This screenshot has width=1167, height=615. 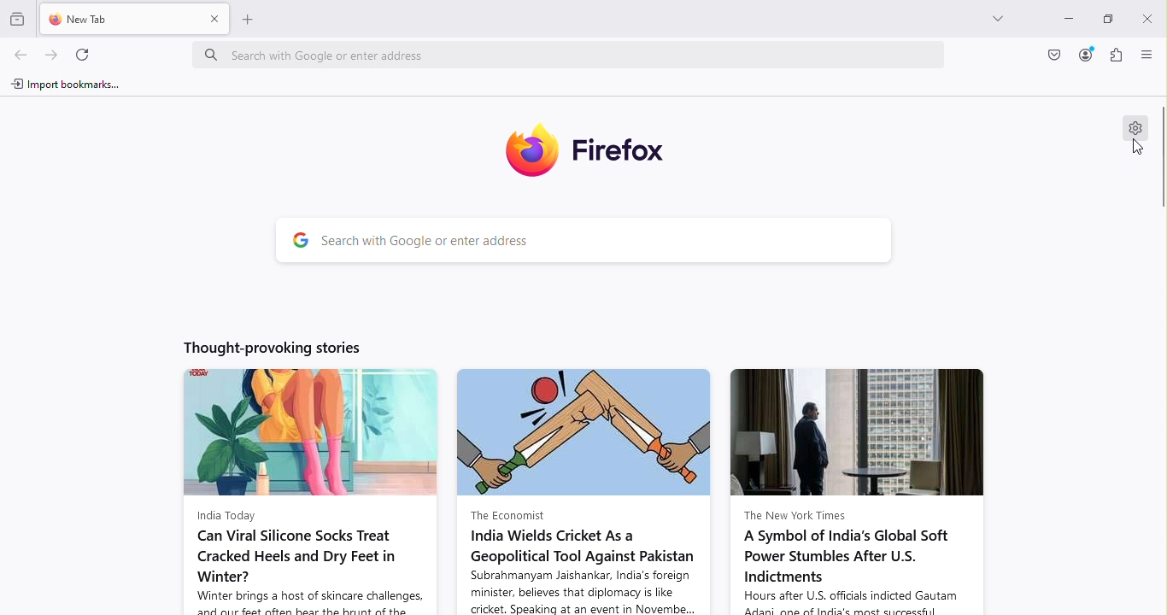 I want to click on Account, so click(x=1052, y=56).